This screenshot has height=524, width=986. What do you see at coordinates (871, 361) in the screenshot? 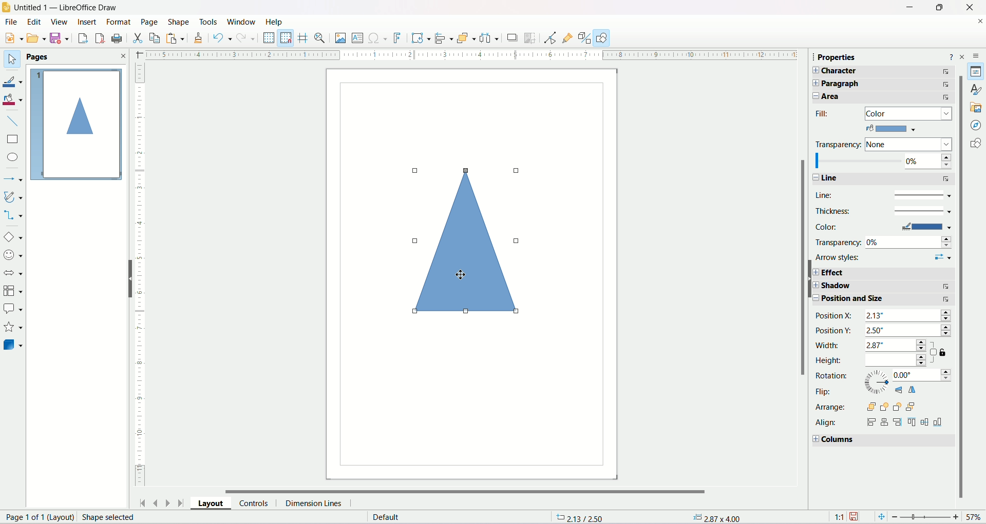
I see `height` at bounding box center [871, 361].